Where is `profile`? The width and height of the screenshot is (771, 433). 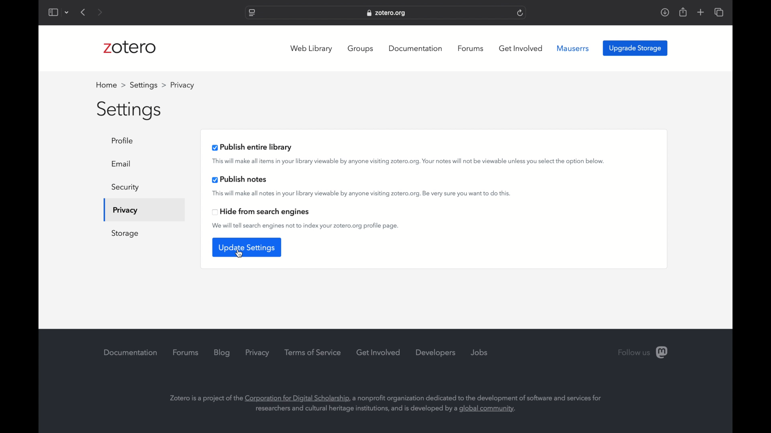
profile is located at coordinates (181, 85).